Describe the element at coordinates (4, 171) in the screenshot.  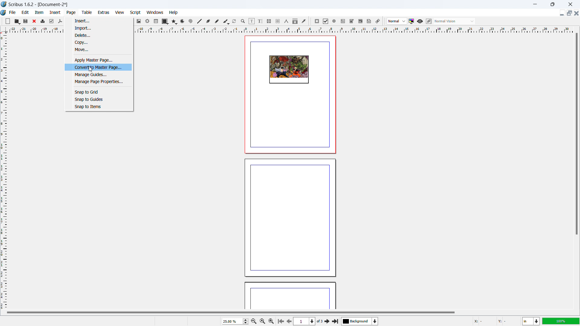
I see `vertical ruler` at that location.